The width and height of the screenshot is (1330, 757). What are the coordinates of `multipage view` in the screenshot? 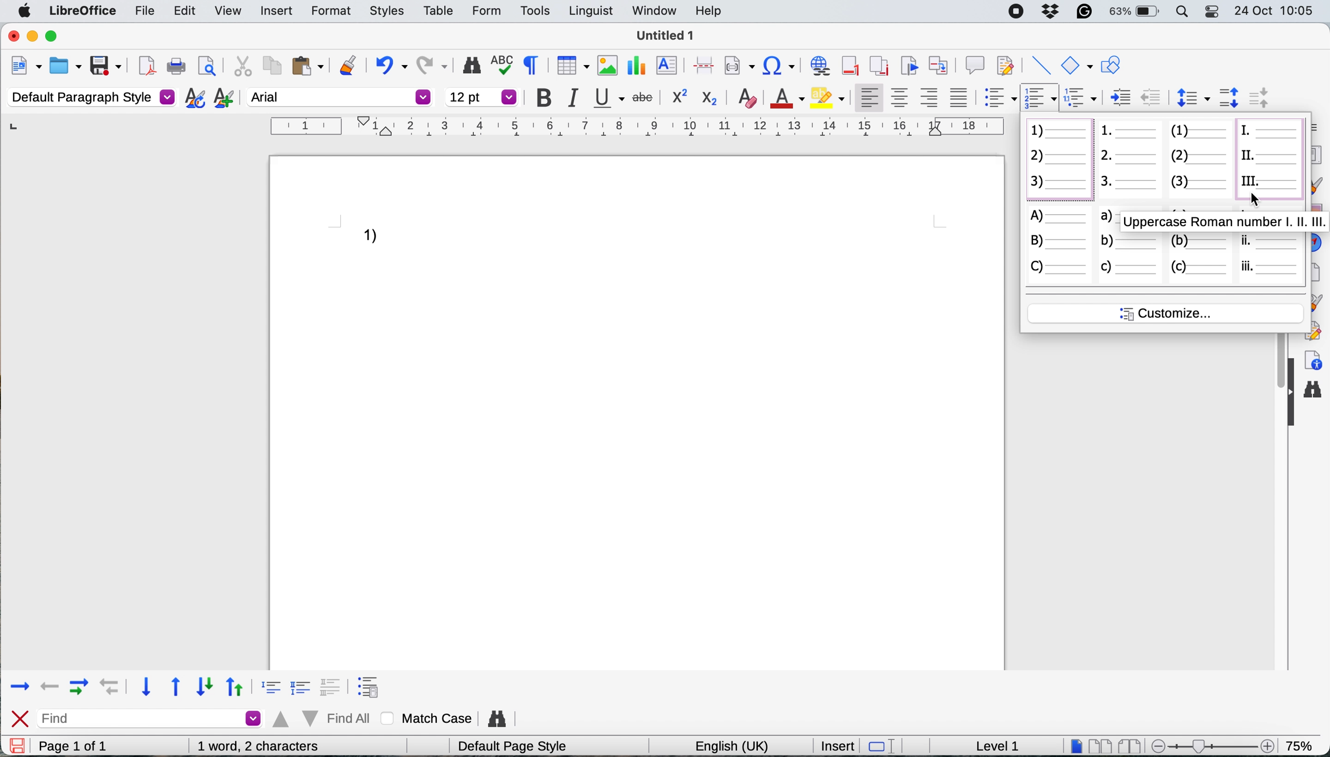 It's located at (1102, 746).